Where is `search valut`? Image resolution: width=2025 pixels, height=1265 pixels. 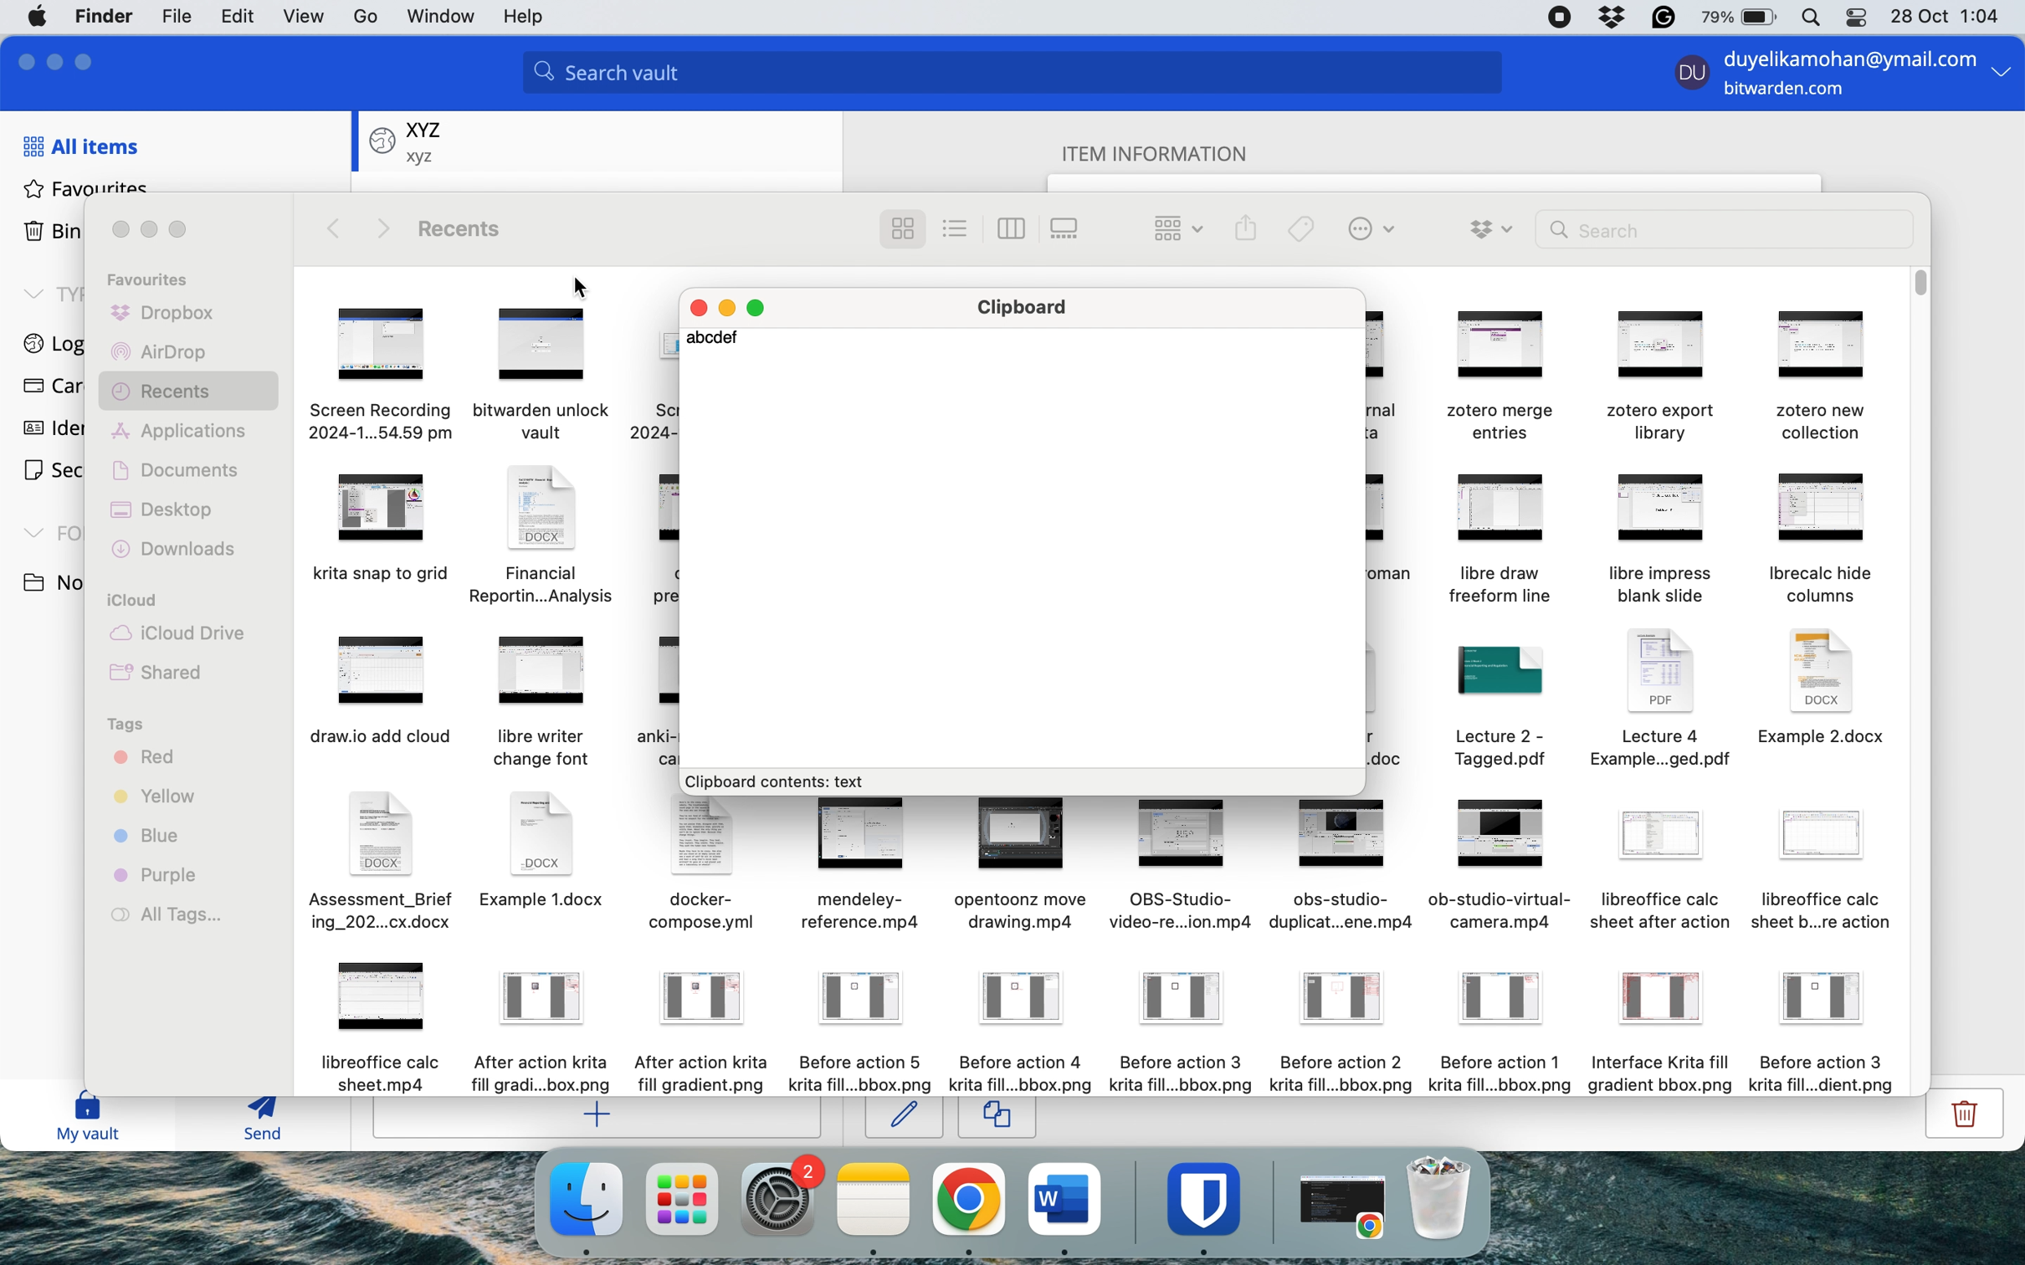 search valut is located at coordinates (1023, 75).